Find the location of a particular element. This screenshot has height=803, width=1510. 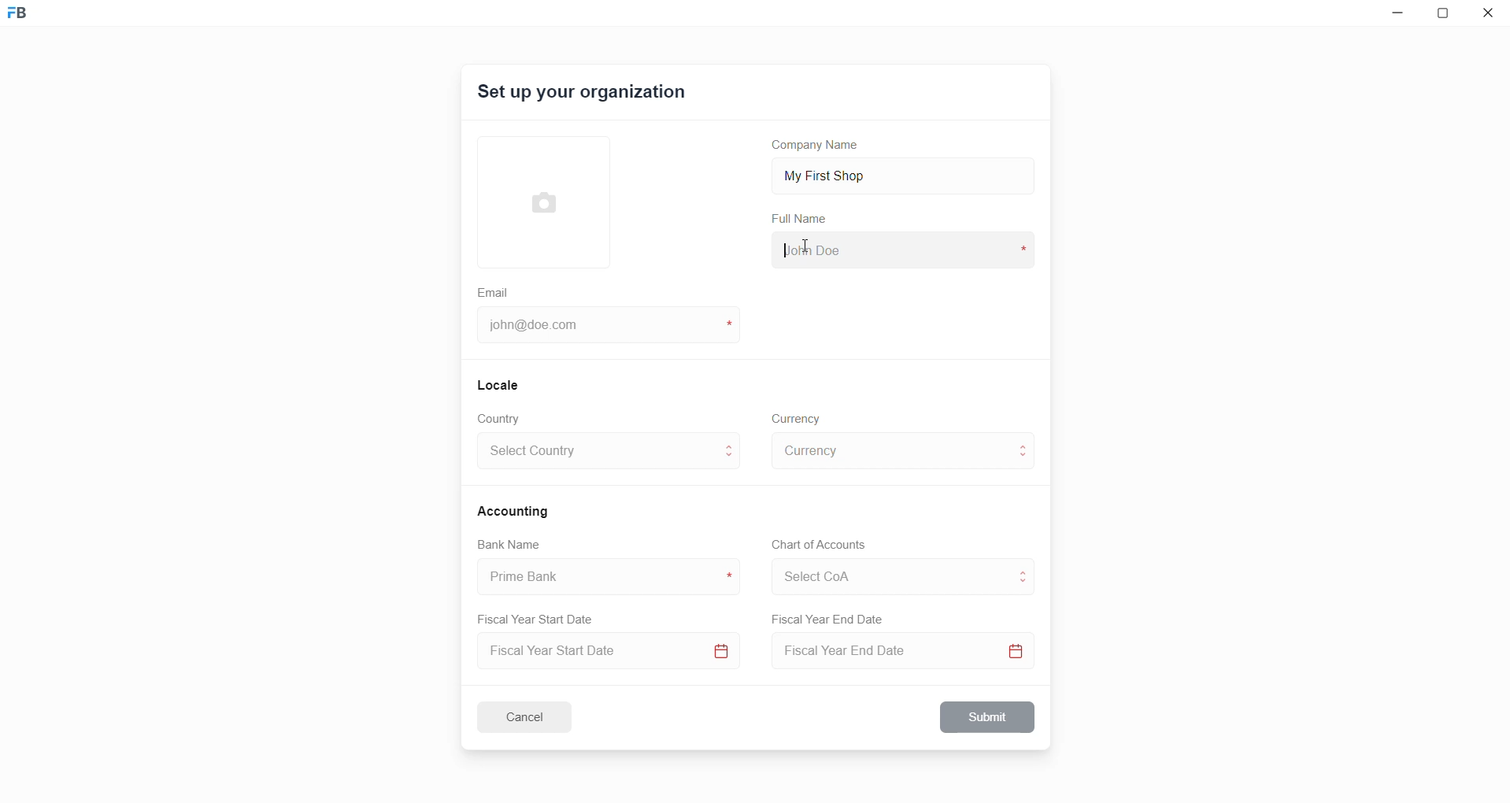

move to below CoA is located at coordinates (1024, 584).